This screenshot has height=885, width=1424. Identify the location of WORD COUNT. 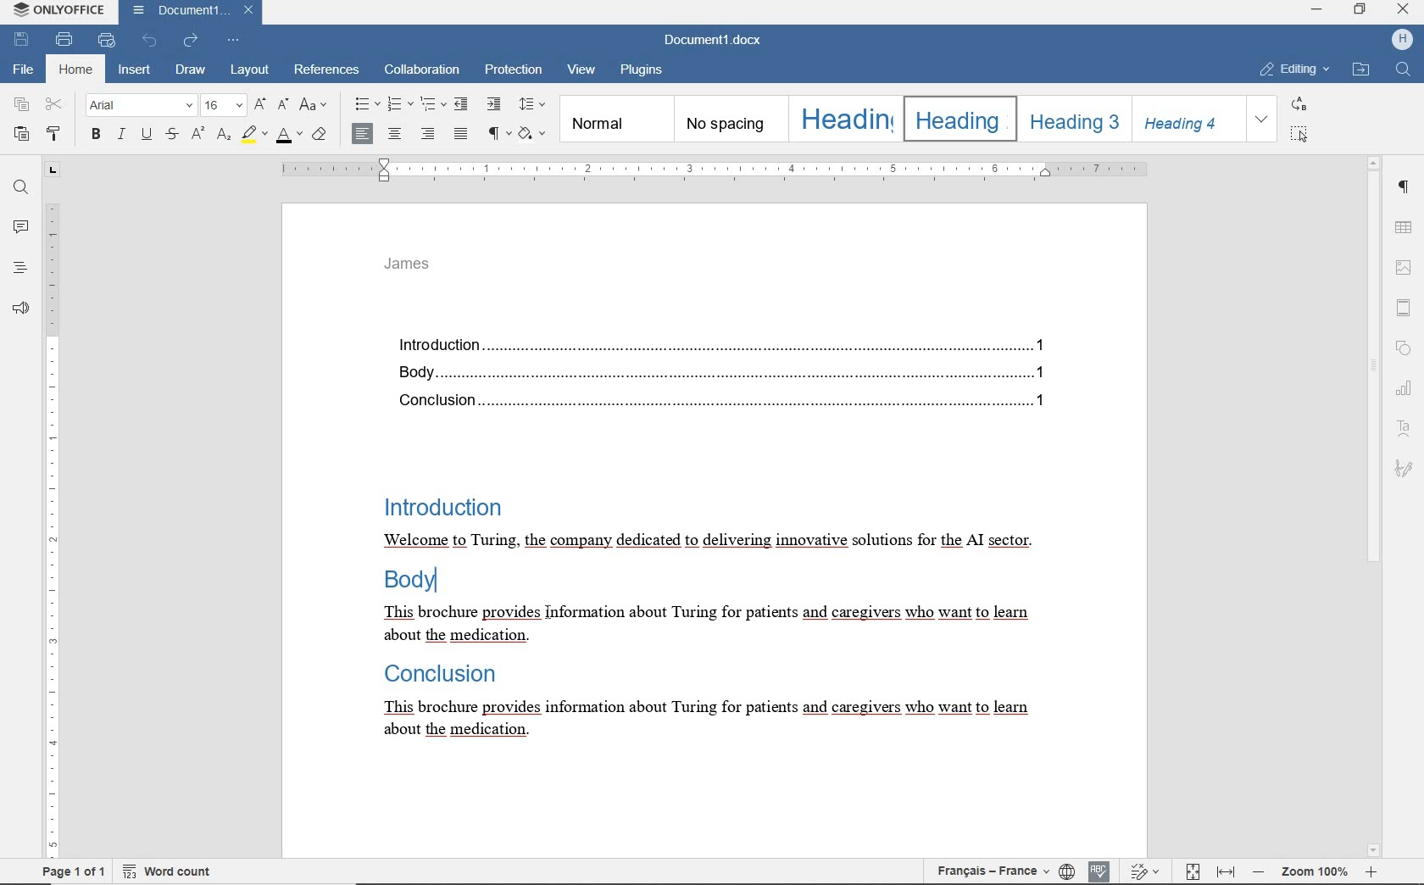
(163, 873).